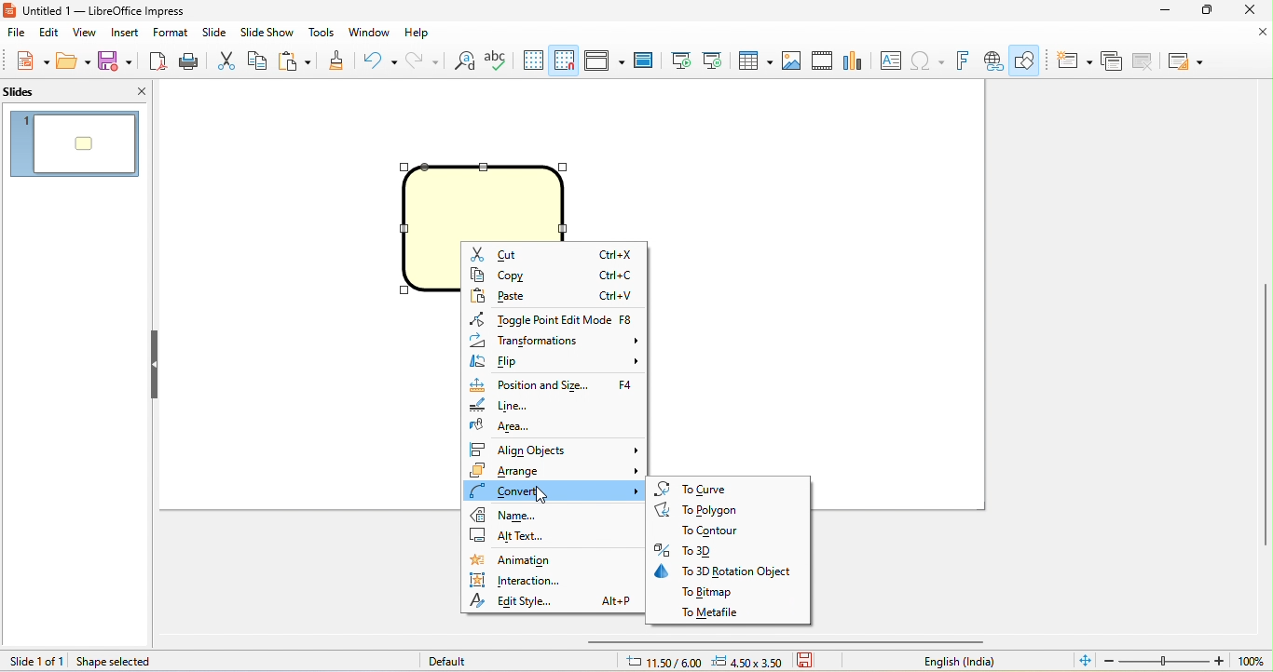  I want to click on default, so click(446, 661).